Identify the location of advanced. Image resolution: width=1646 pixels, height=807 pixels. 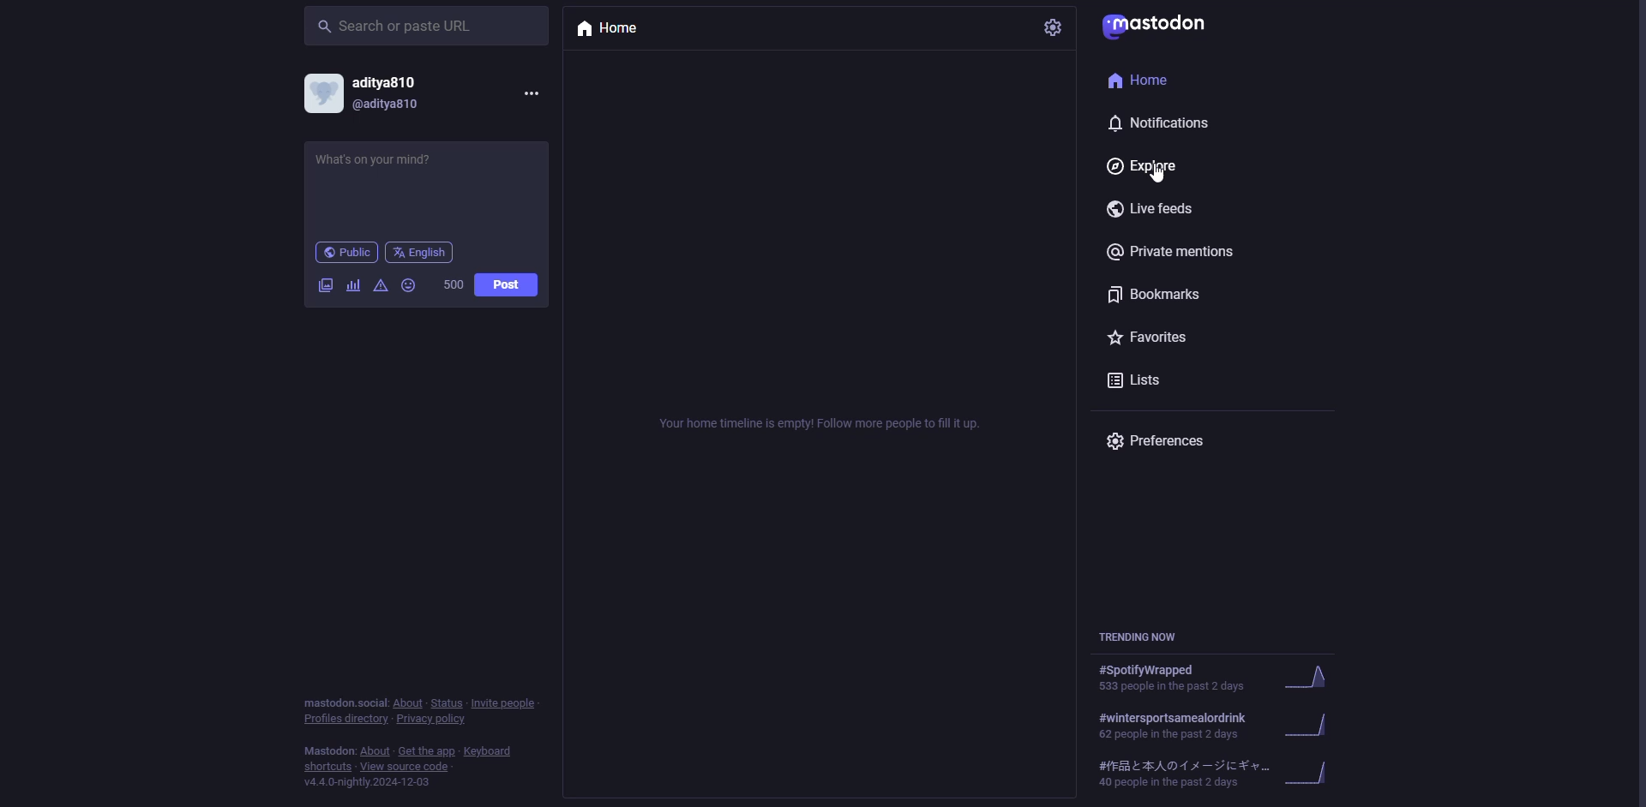
(381, 285).